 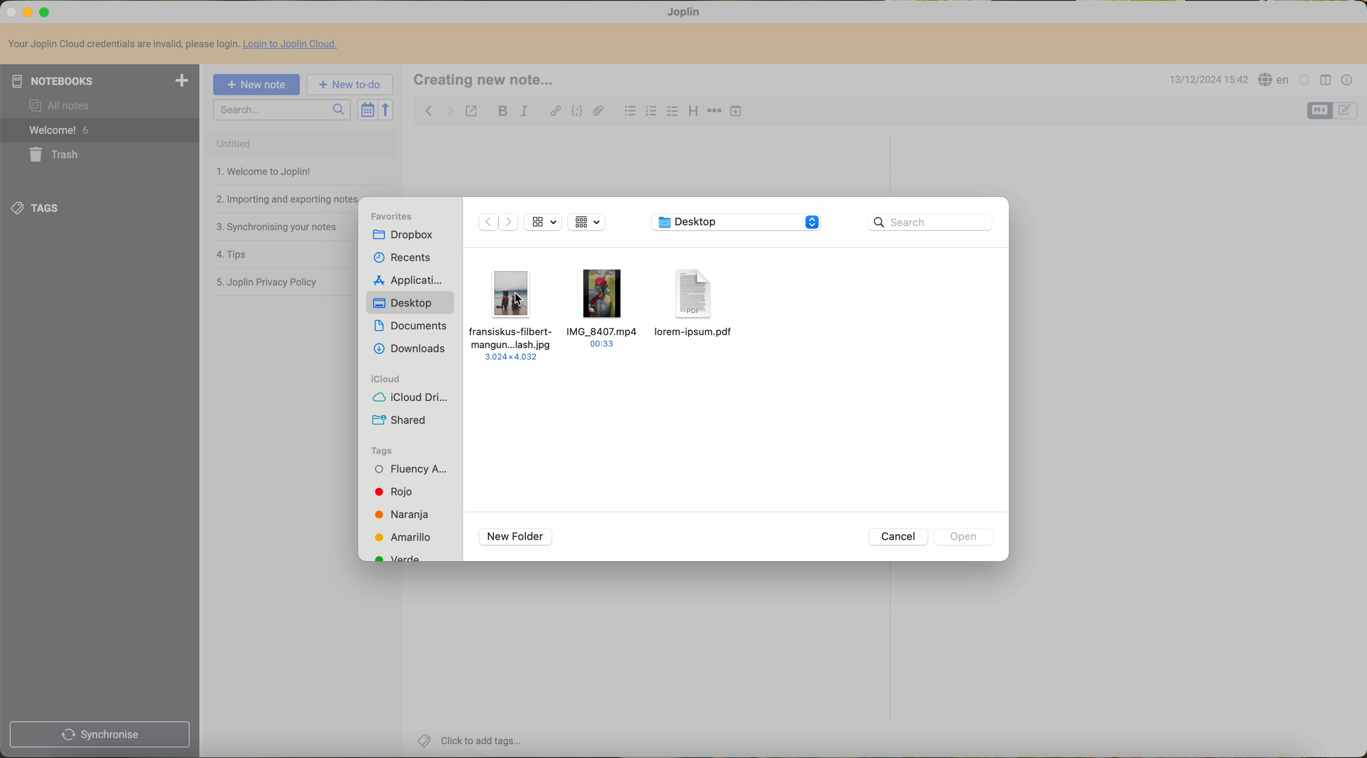 I want to click on icloud drive, so click(x=409, y=398).